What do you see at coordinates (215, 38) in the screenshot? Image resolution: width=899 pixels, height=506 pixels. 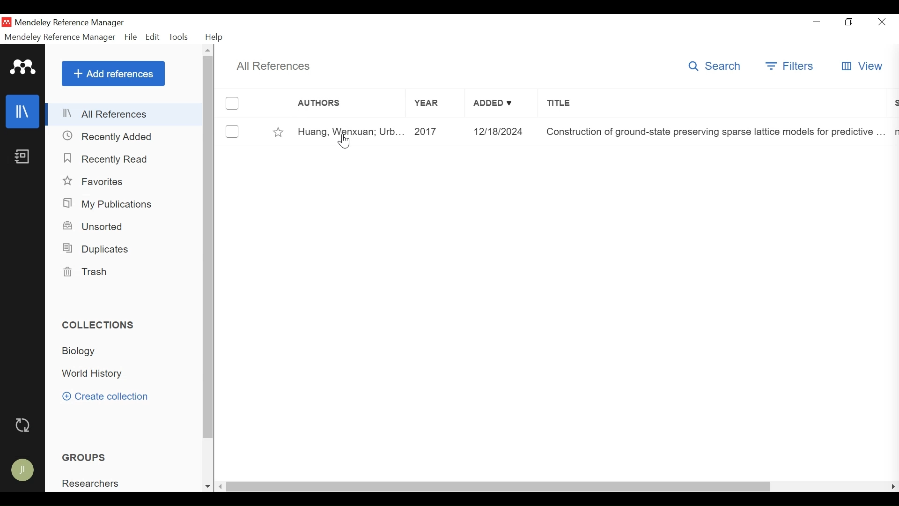 I see `Help` at bounding box center [215, 38].